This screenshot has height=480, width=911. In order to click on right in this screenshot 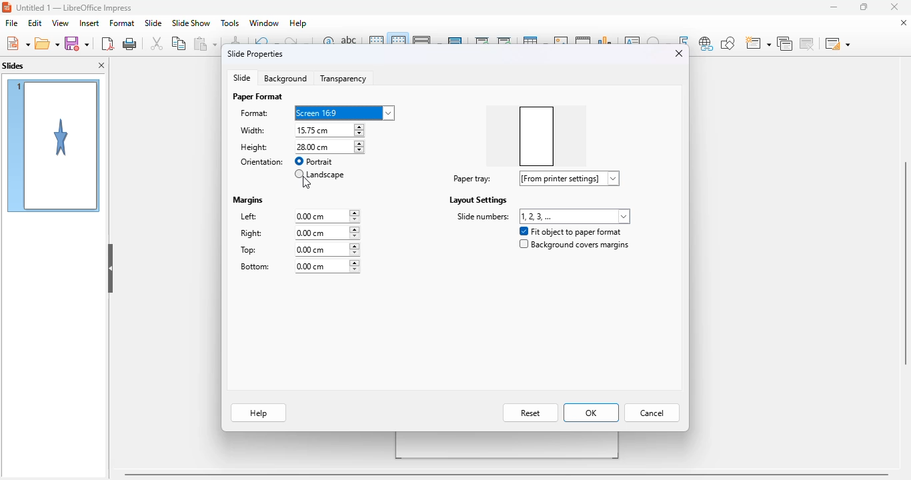, I will do `click(257, 232)`.